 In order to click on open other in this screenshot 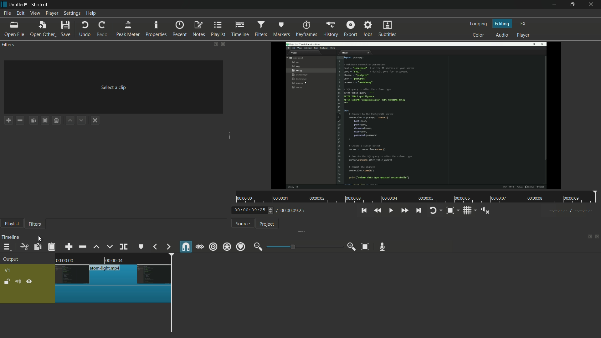, I will do `click(43, 29)`.